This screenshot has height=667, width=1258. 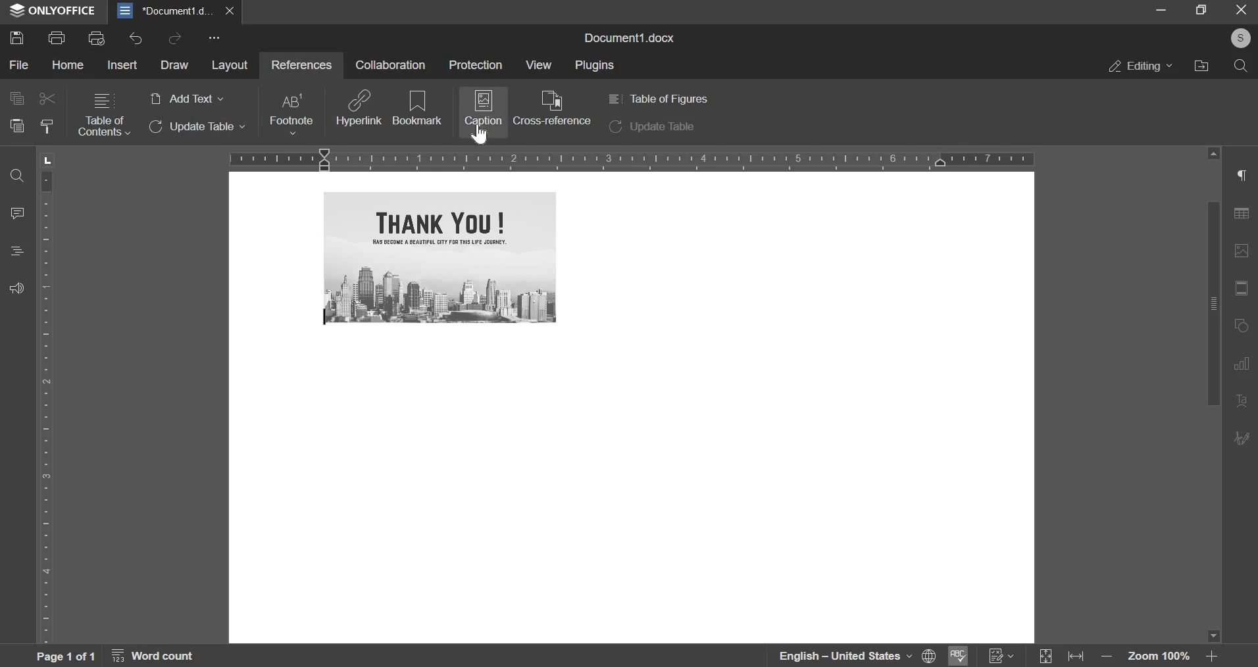 I want to click on more options, so click(x=216, y=39).